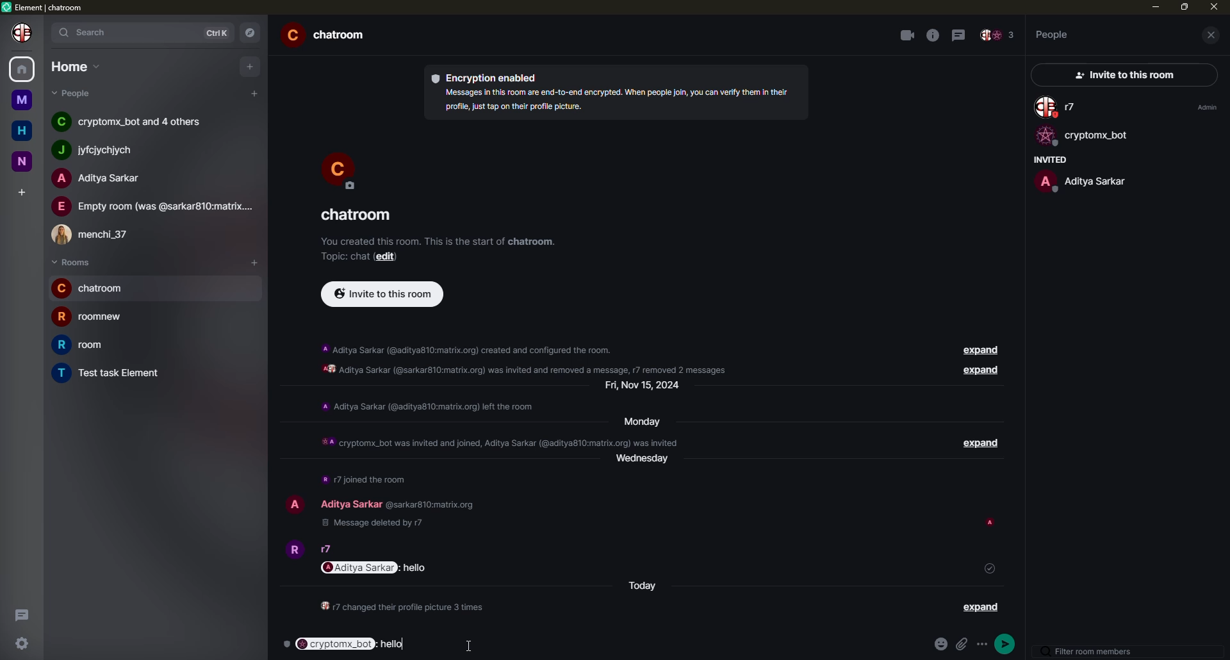 This screenshot has height=660, width=1230. What do you see at coordinates (27, 160) in the screenshot?
I see `n` at bounding box center [27, 160].